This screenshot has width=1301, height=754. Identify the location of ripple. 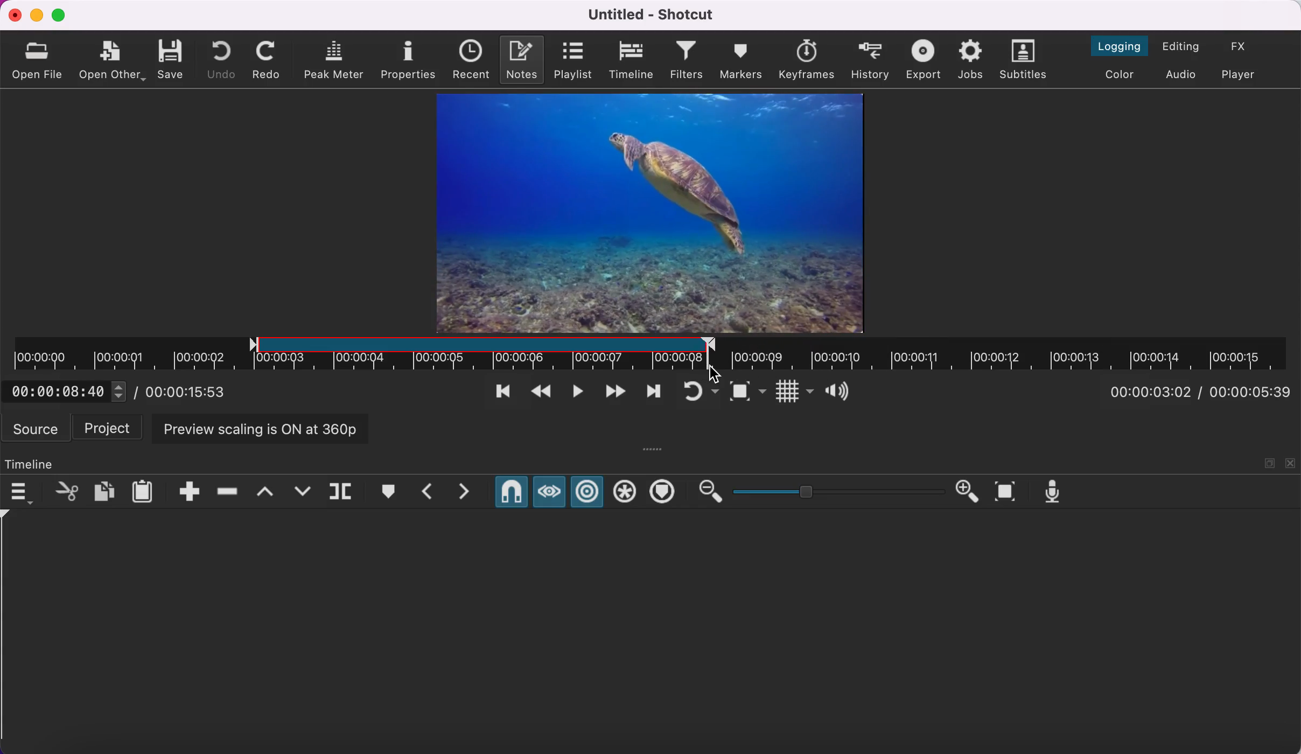
(588, 491).